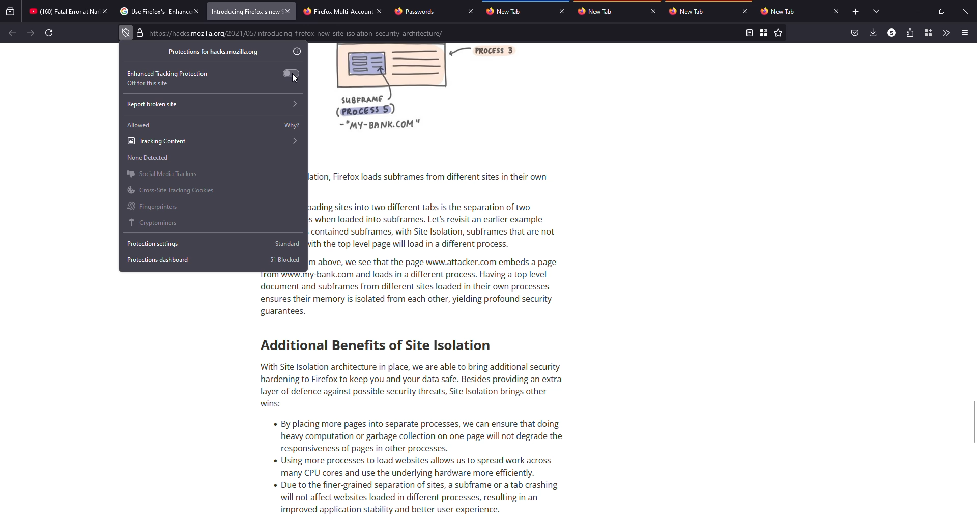 The width and height of the screenshot is (977, 524). Describe the element at coordinates (779, 33) in the screenshot. I see `favorites` at that location.